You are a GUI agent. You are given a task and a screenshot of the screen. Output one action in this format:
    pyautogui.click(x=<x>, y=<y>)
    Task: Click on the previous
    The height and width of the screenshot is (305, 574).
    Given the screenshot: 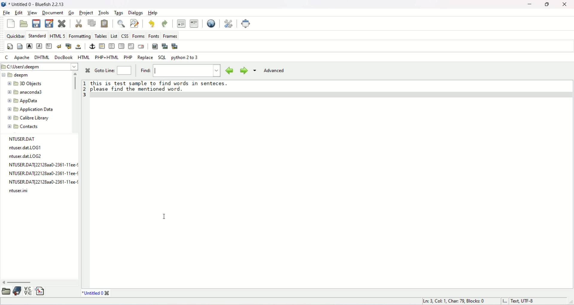 What is the action you would take?
    pyautogui.click(x=229, y=70)
    